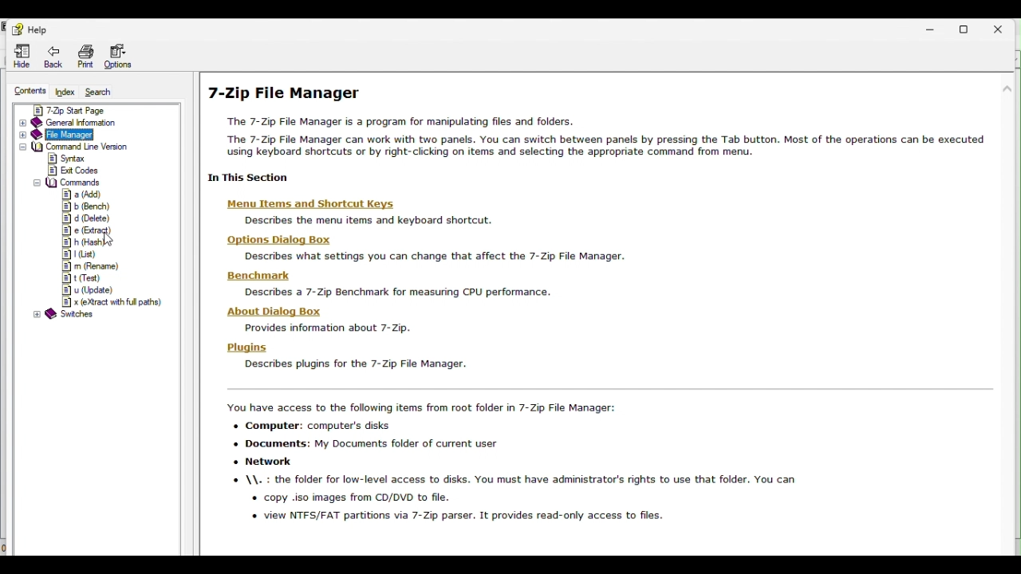  I want to click on mouse, so click(109, 238).